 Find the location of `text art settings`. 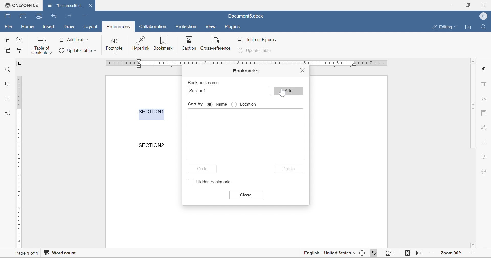

text art settings is located at coordinates (484, 157).